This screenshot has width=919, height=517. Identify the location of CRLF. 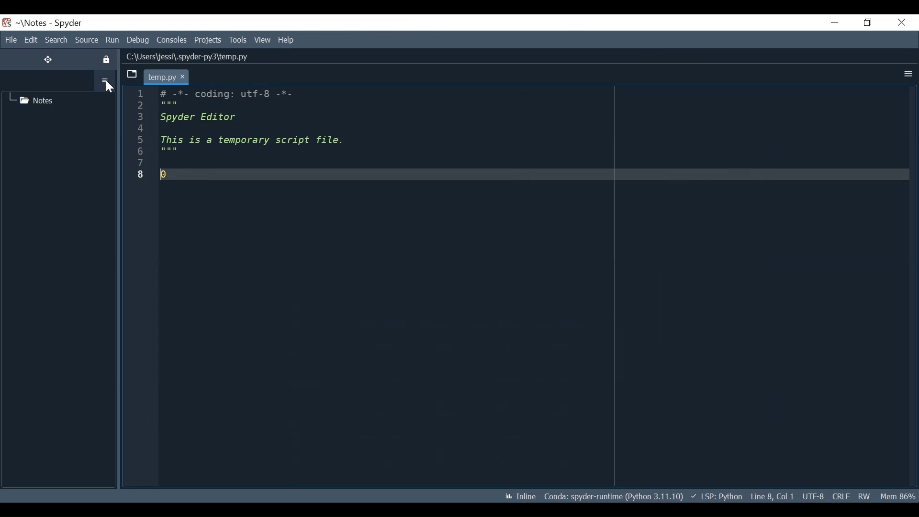
(840, 496).